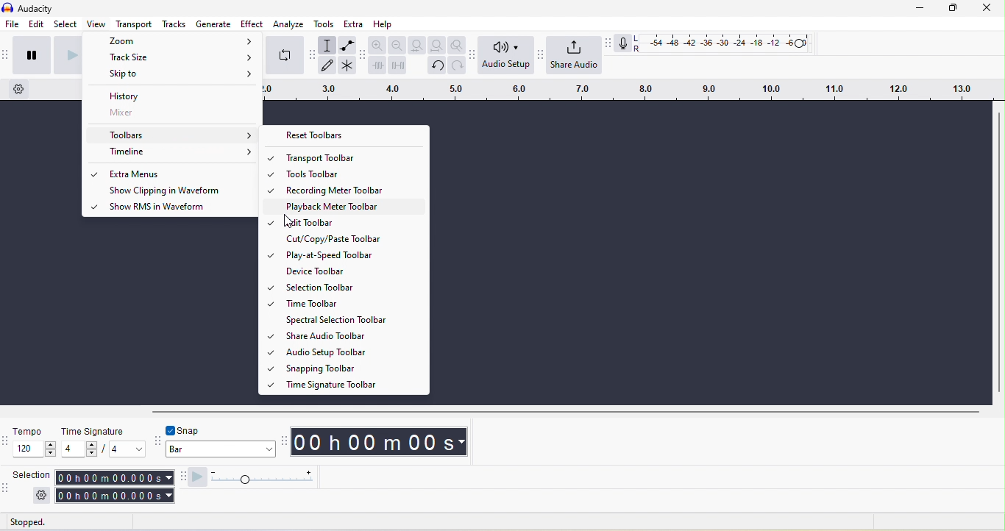 The width and height of the screenshot is (1005, 531). I want to click on Mixer , so click(172, 113).